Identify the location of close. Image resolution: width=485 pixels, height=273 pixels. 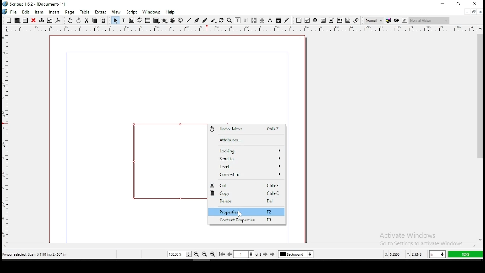
(481, 12).